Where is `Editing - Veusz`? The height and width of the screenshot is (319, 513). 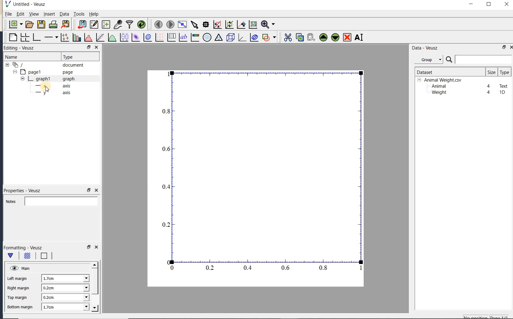
Editing - Veusz is located at coordinates (22, 48).